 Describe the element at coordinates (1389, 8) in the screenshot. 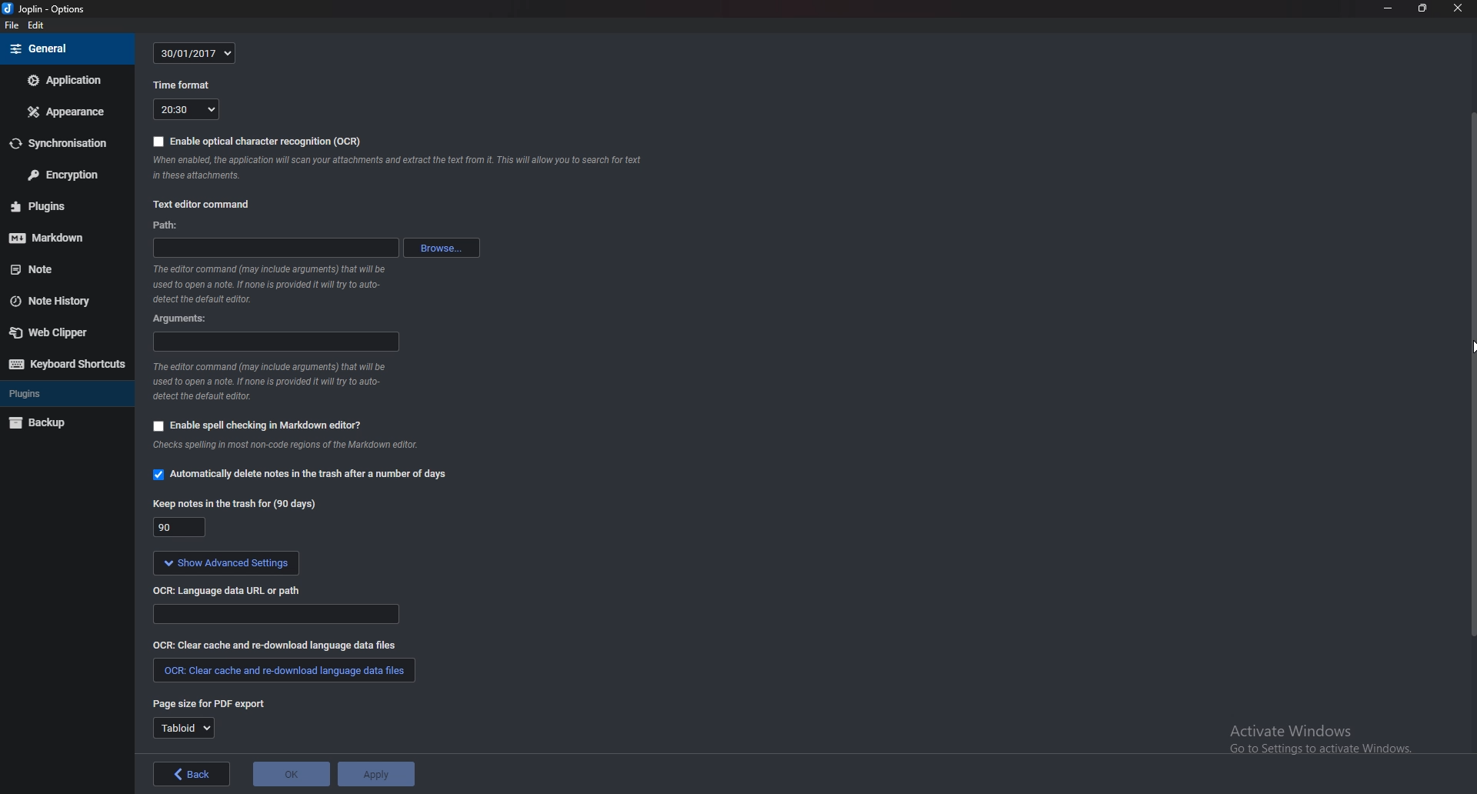

I see `Minimize` at that location.